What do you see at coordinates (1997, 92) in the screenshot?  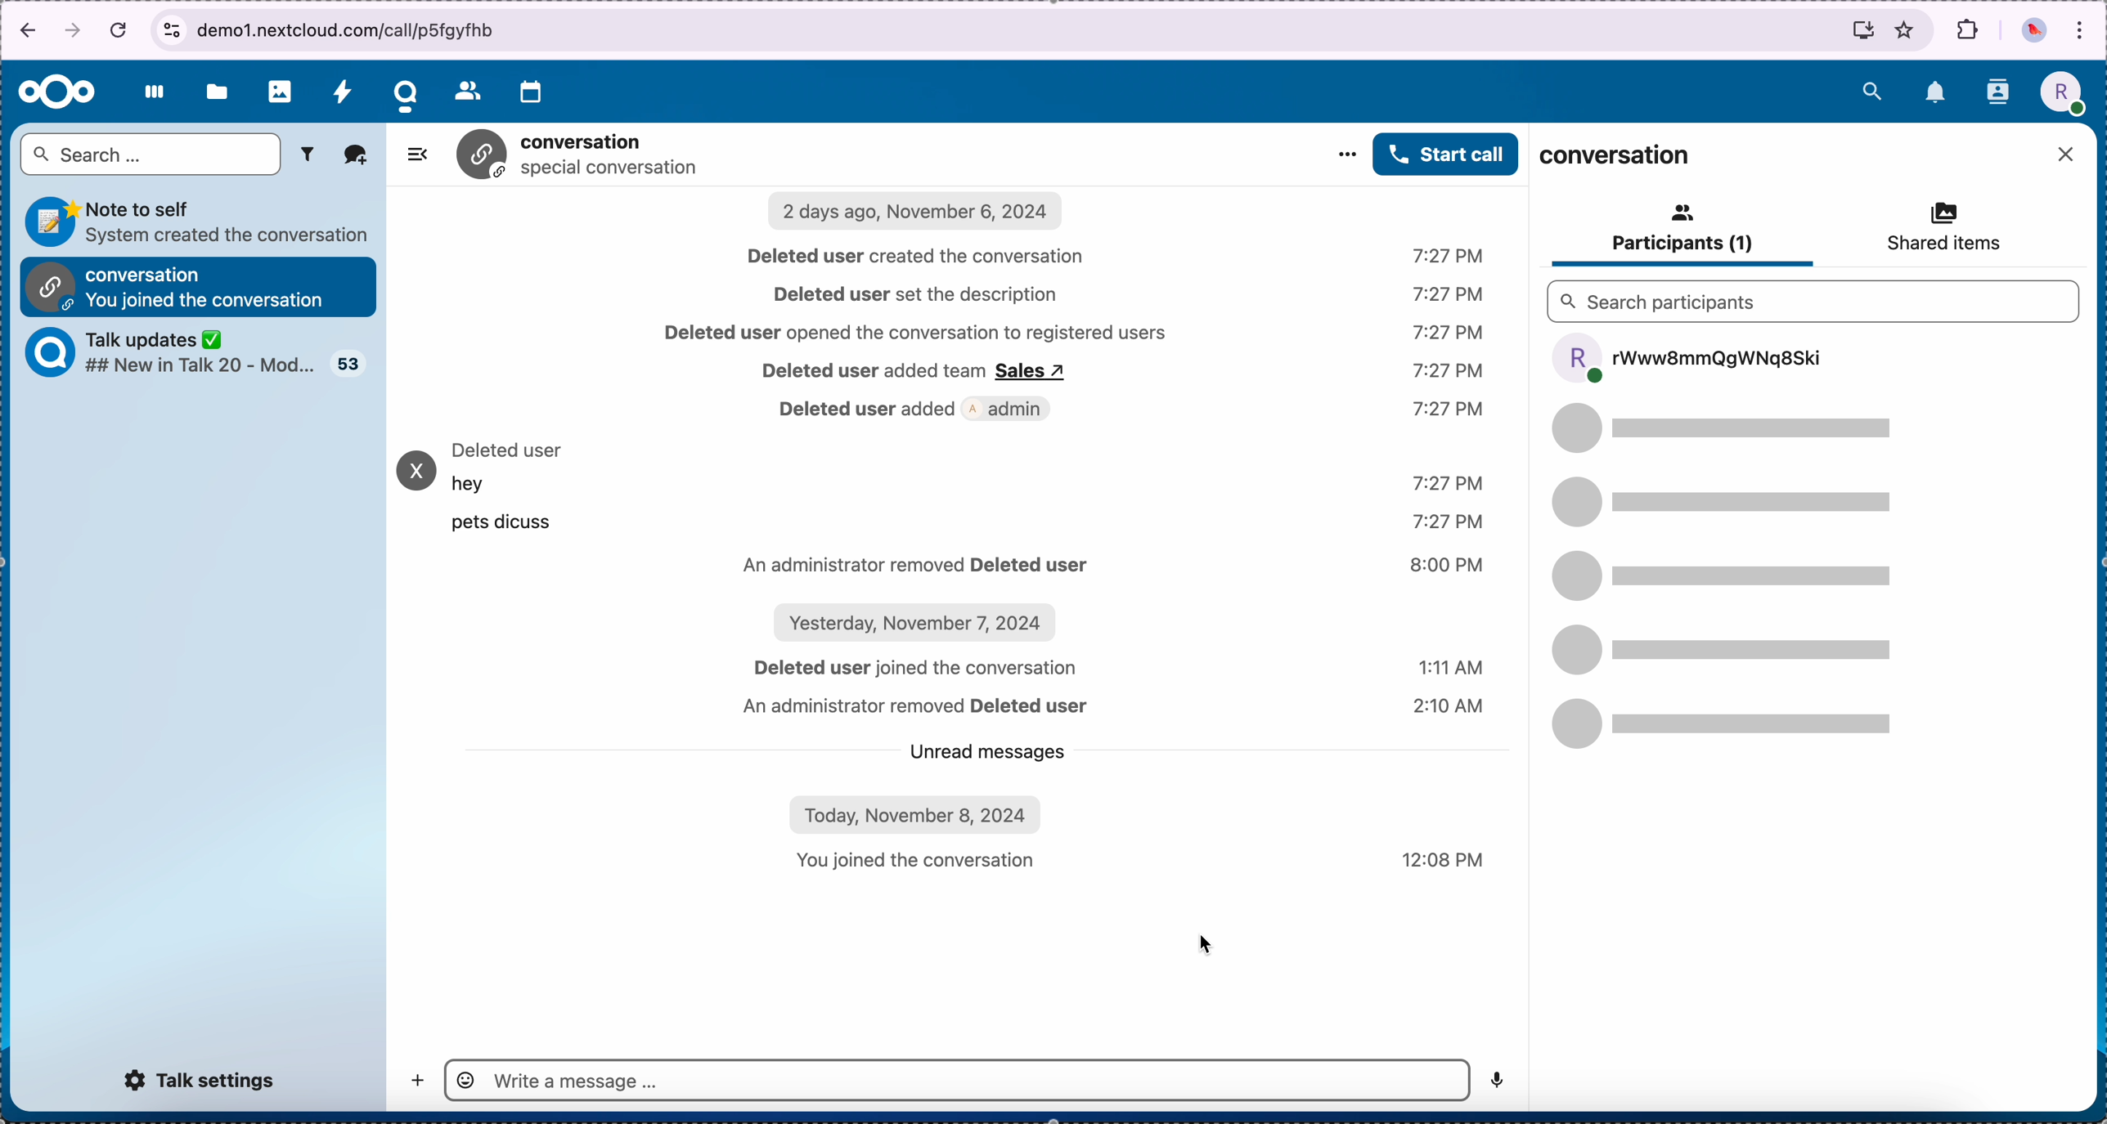 I see `contacts` at bounding box center [1997, 92].